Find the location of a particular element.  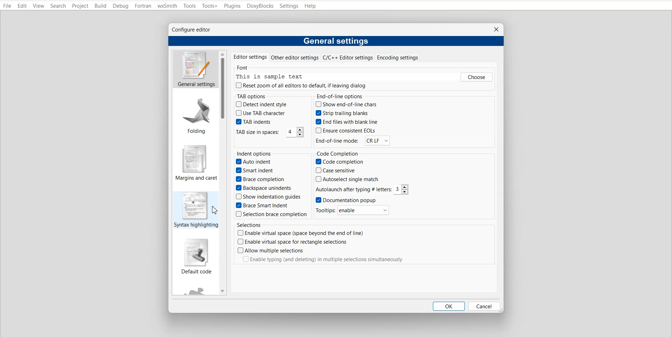

Autolaunch after typing letter is located at coordinates (362, 189).